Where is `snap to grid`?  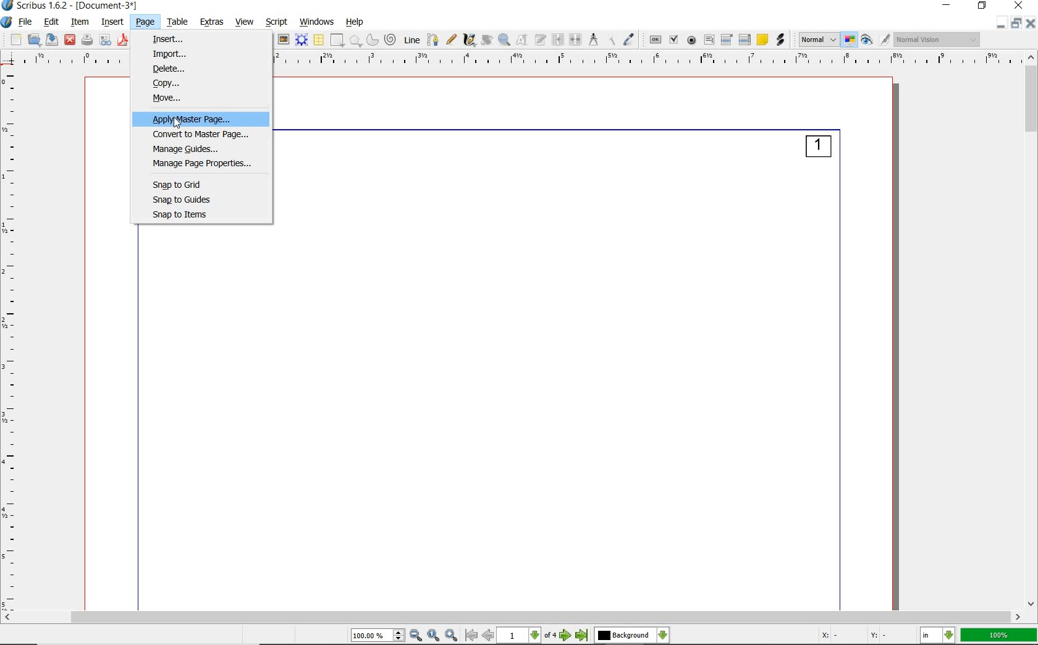
snap to grid is located at coordinates (185, 183).